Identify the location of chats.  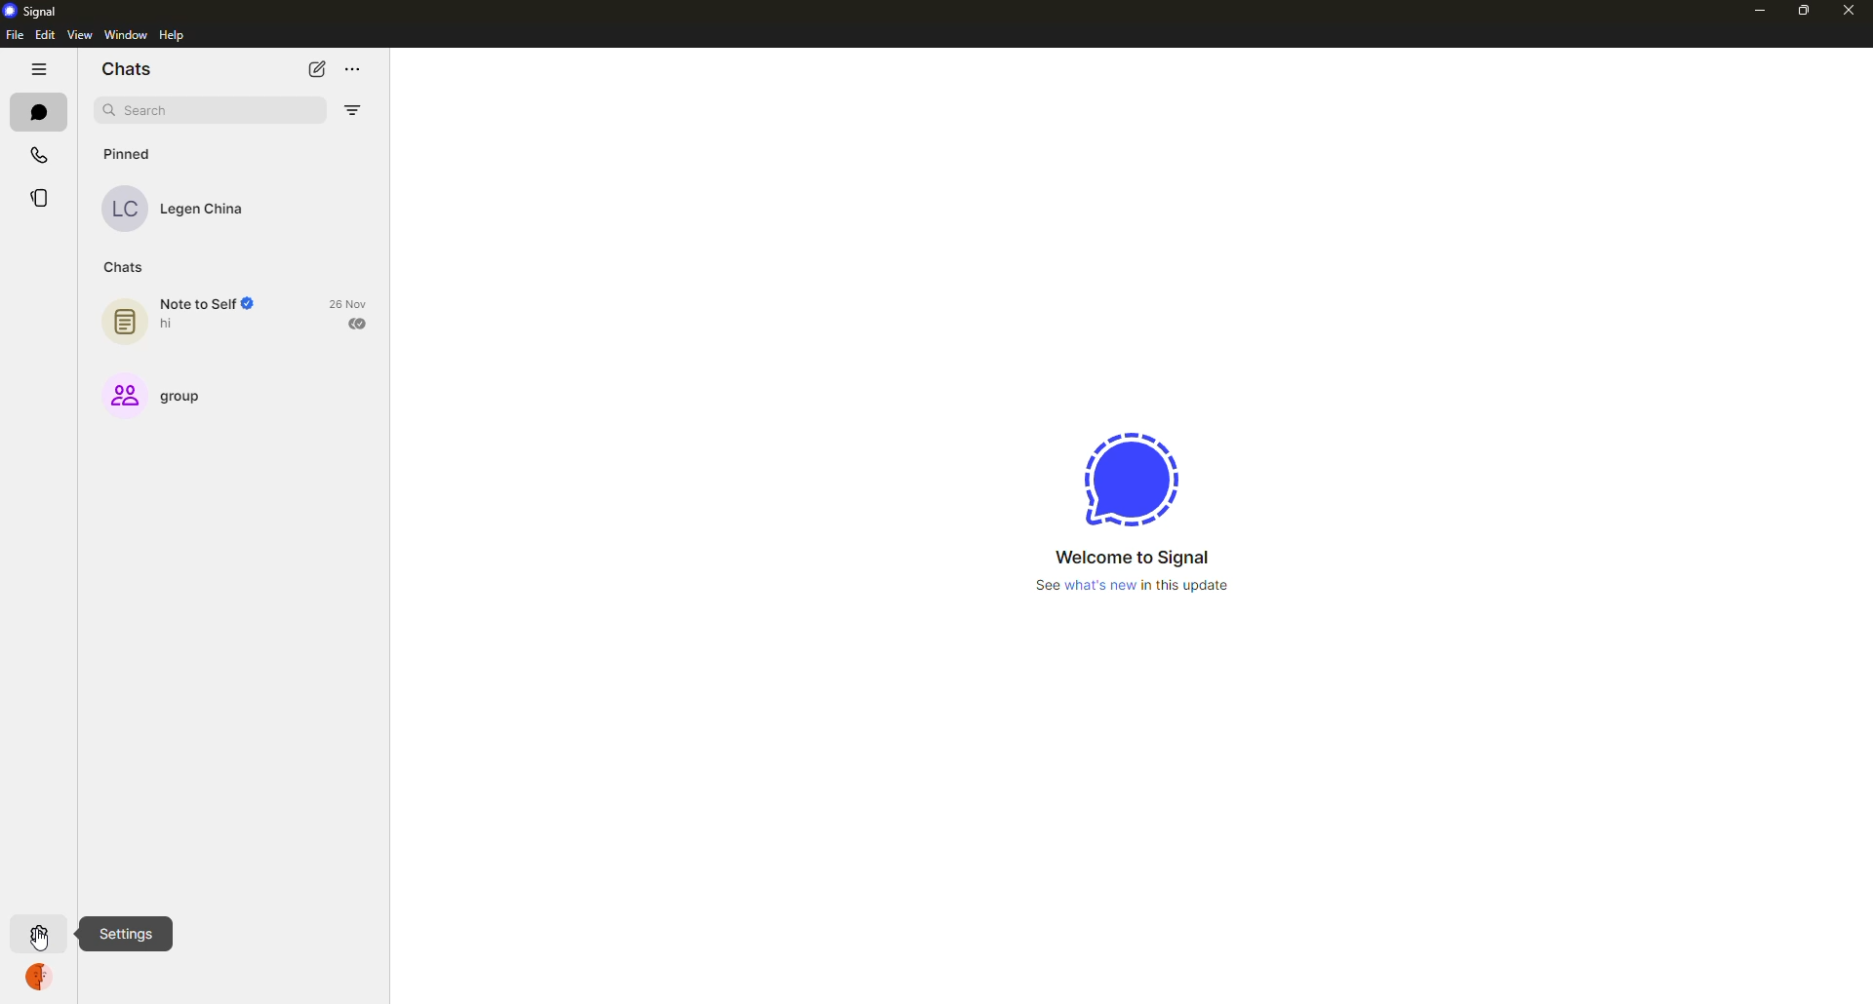
(125, 70).